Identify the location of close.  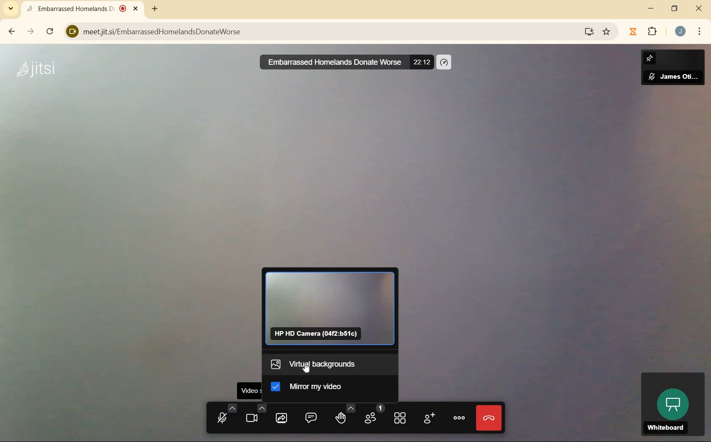
(698, 8).